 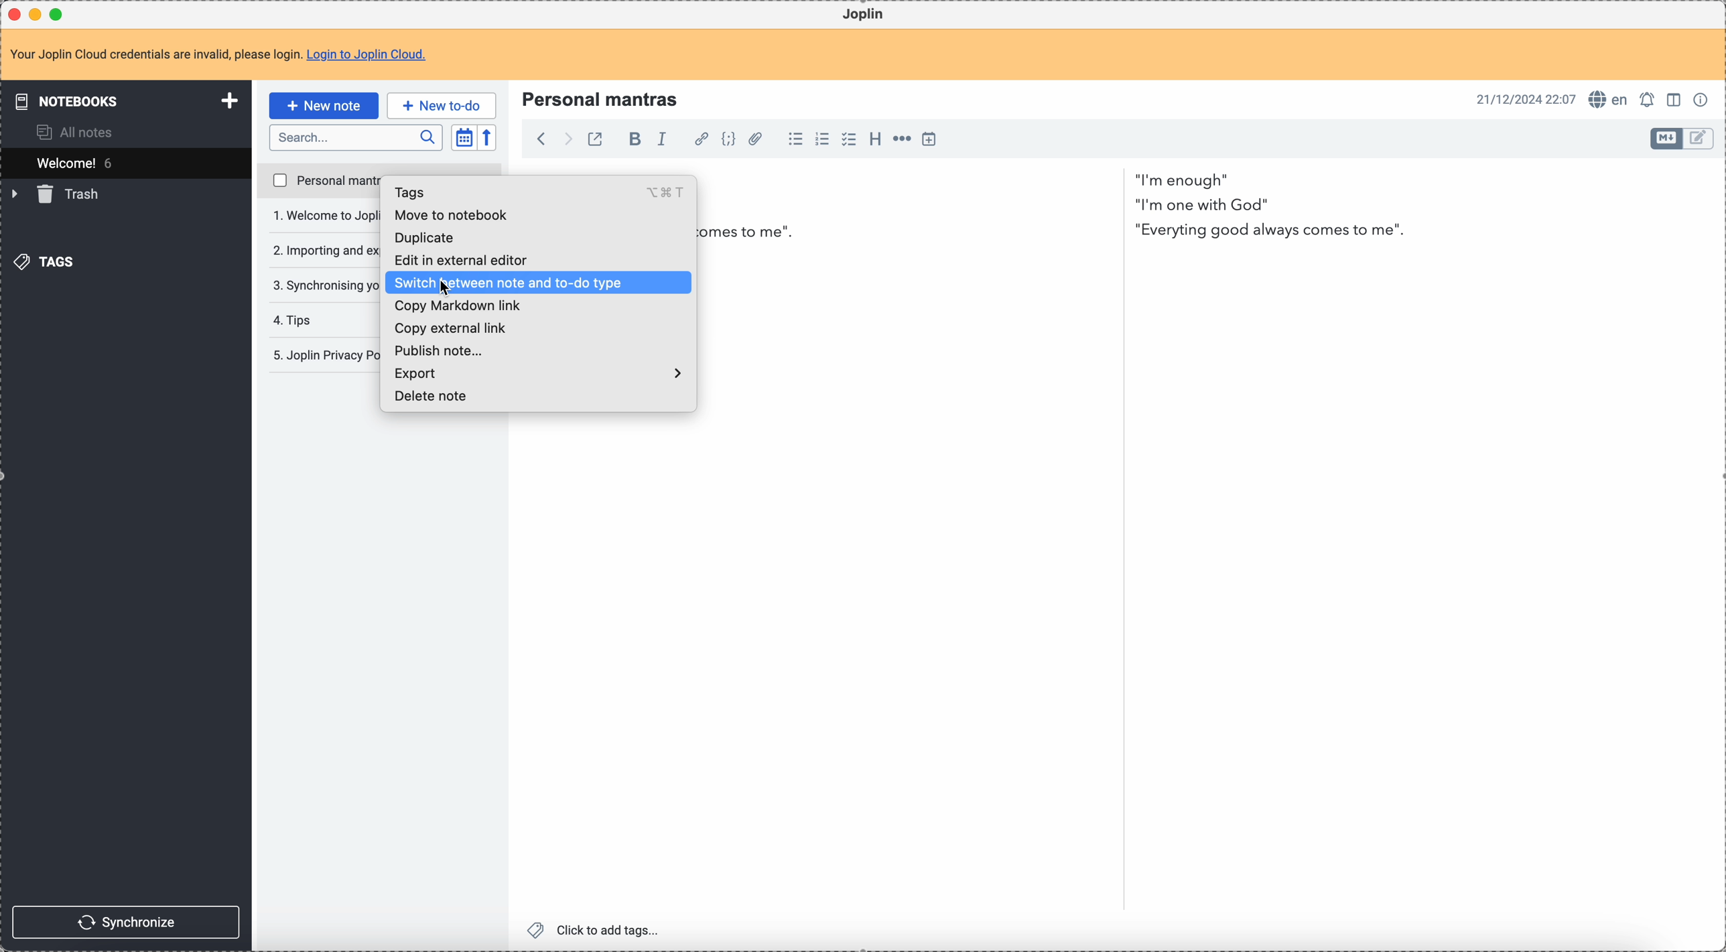 I want to click on synchronize, so click(x=128, y=923).